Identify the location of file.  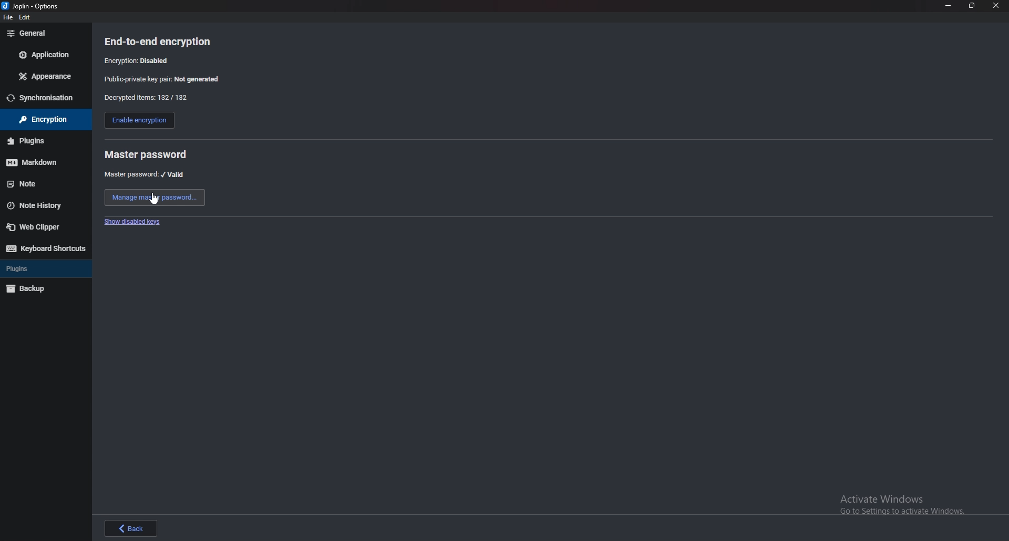
(8, 18).